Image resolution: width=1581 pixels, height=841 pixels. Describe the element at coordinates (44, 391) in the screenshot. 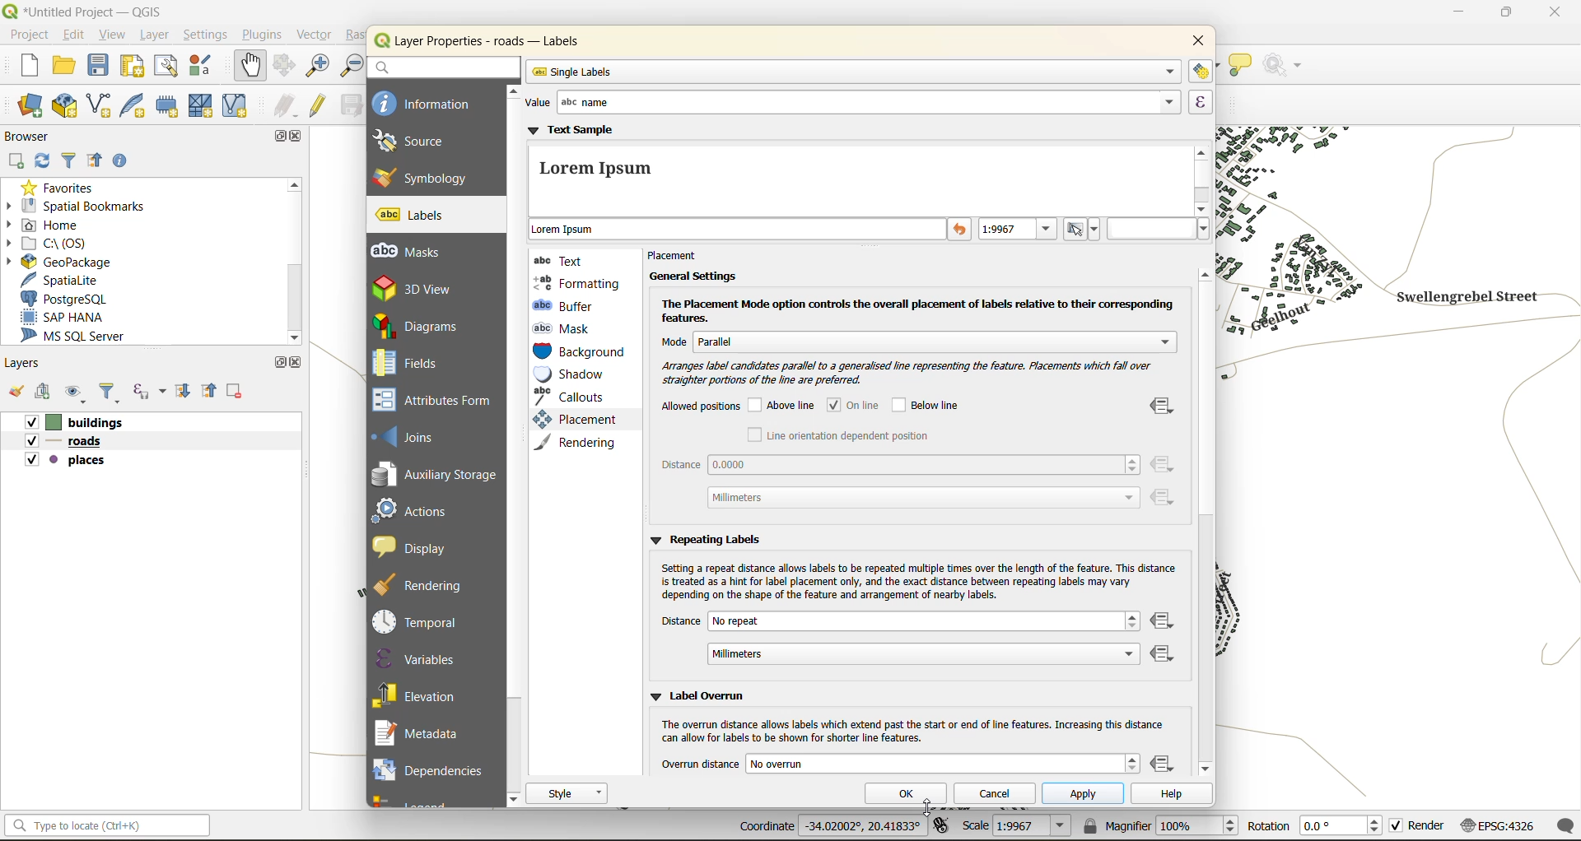

I see `add` at that location.